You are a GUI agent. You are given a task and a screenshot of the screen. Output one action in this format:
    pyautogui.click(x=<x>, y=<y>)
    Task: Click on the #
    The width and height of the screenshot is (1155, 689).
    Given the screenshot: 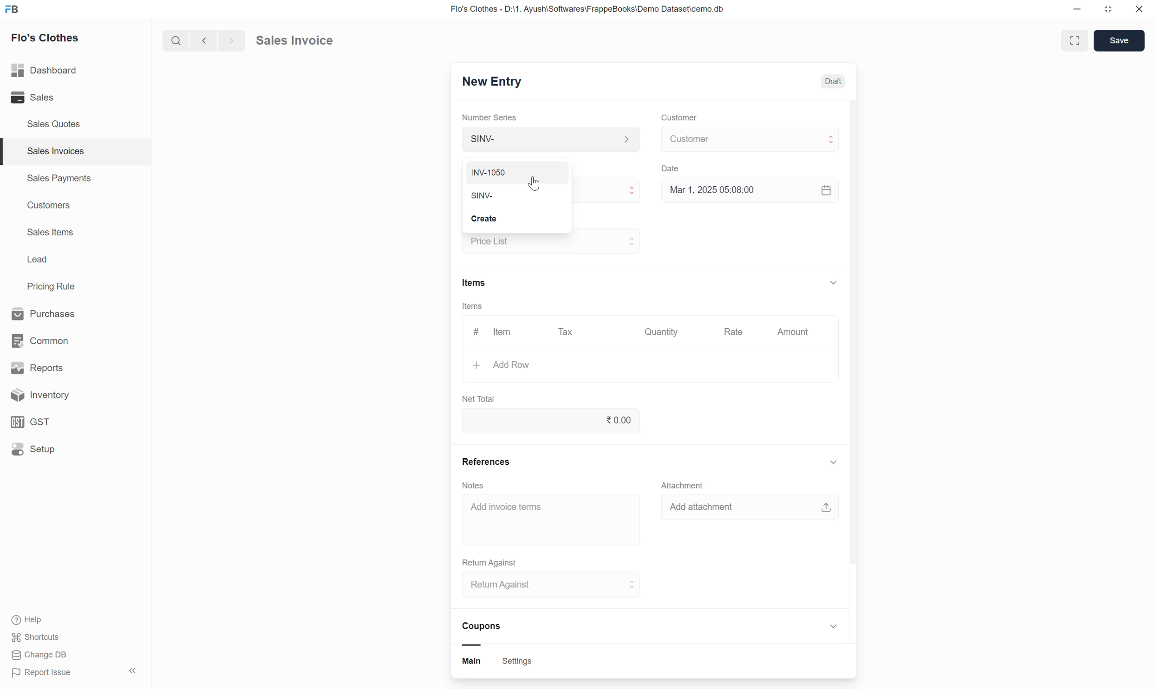 What is the action you would take?
    pyautogui.click(x=473, y=332)
    